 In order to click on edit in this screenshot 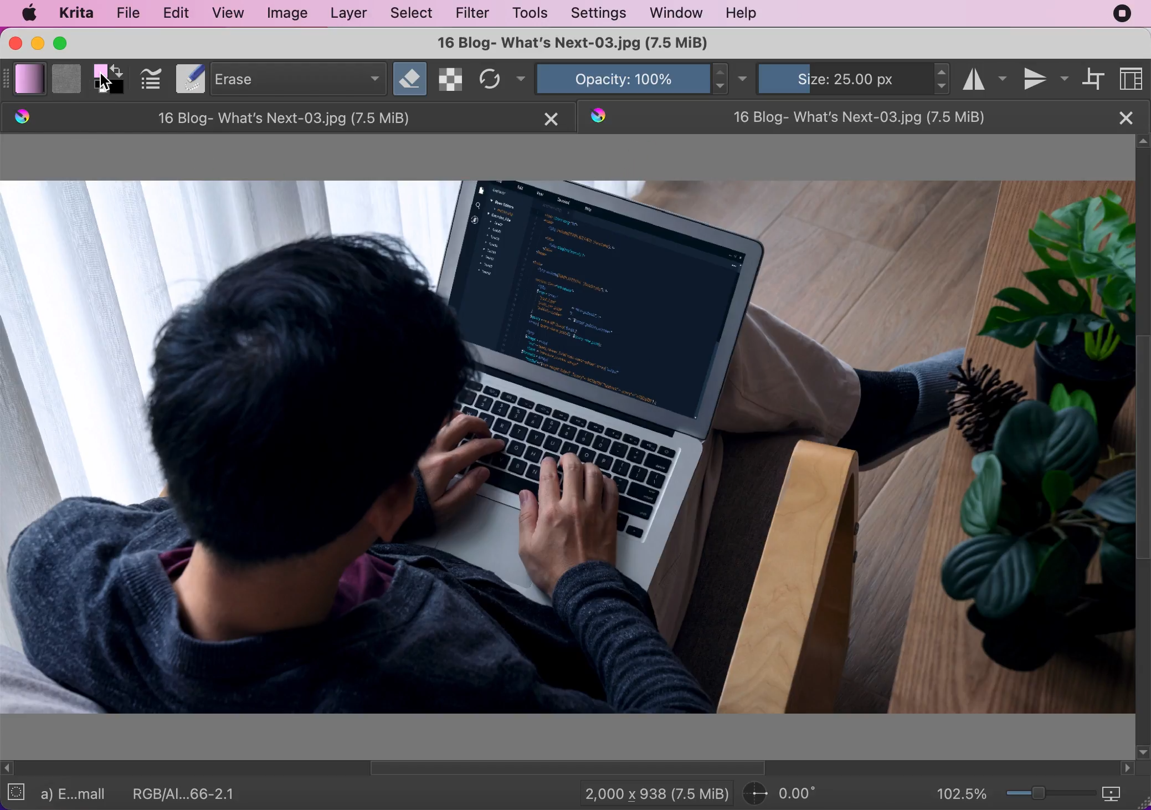, I will do `click(179, 13)`.